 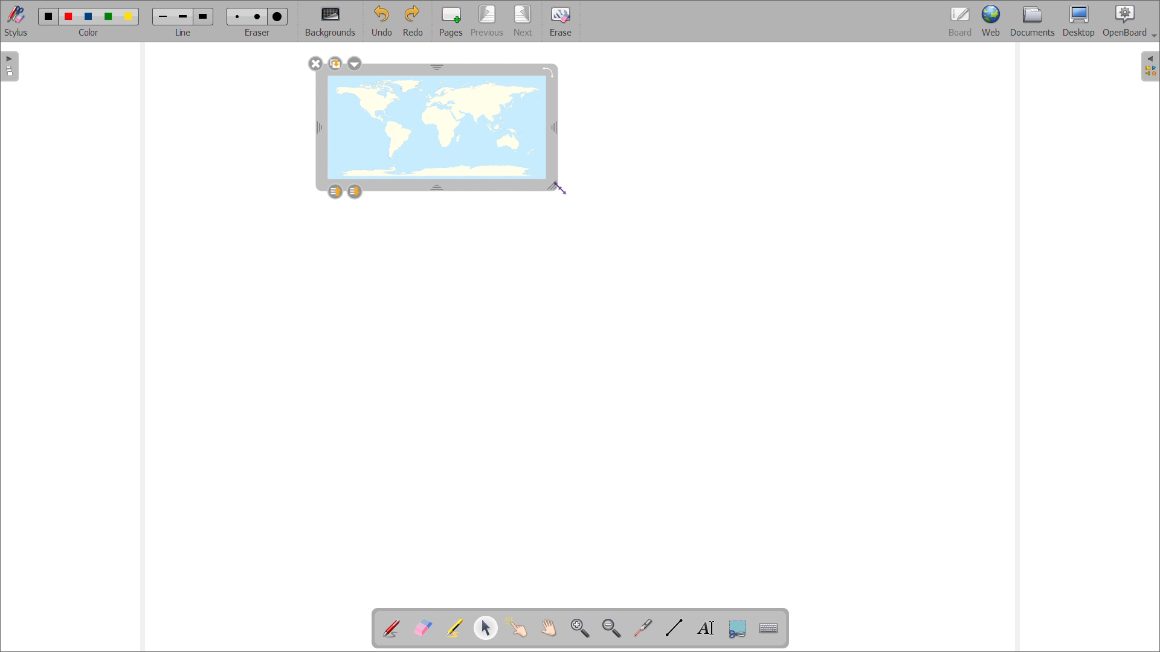 I want to click on color, so click(x=91, y=33).